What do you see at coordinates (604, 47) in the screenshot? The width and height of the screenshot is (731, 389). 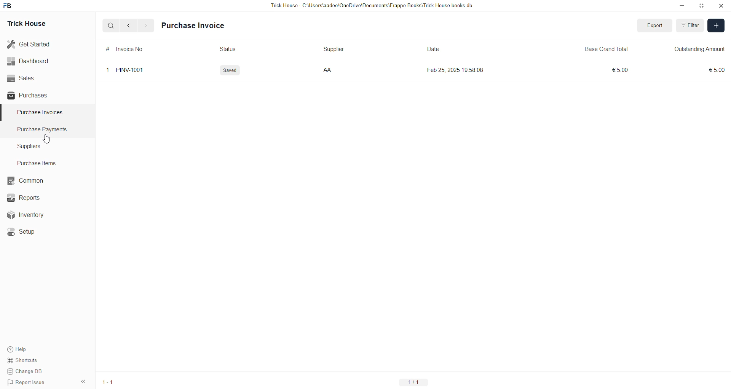 I see `Base Grand Total` at bounding box center [604, 47].